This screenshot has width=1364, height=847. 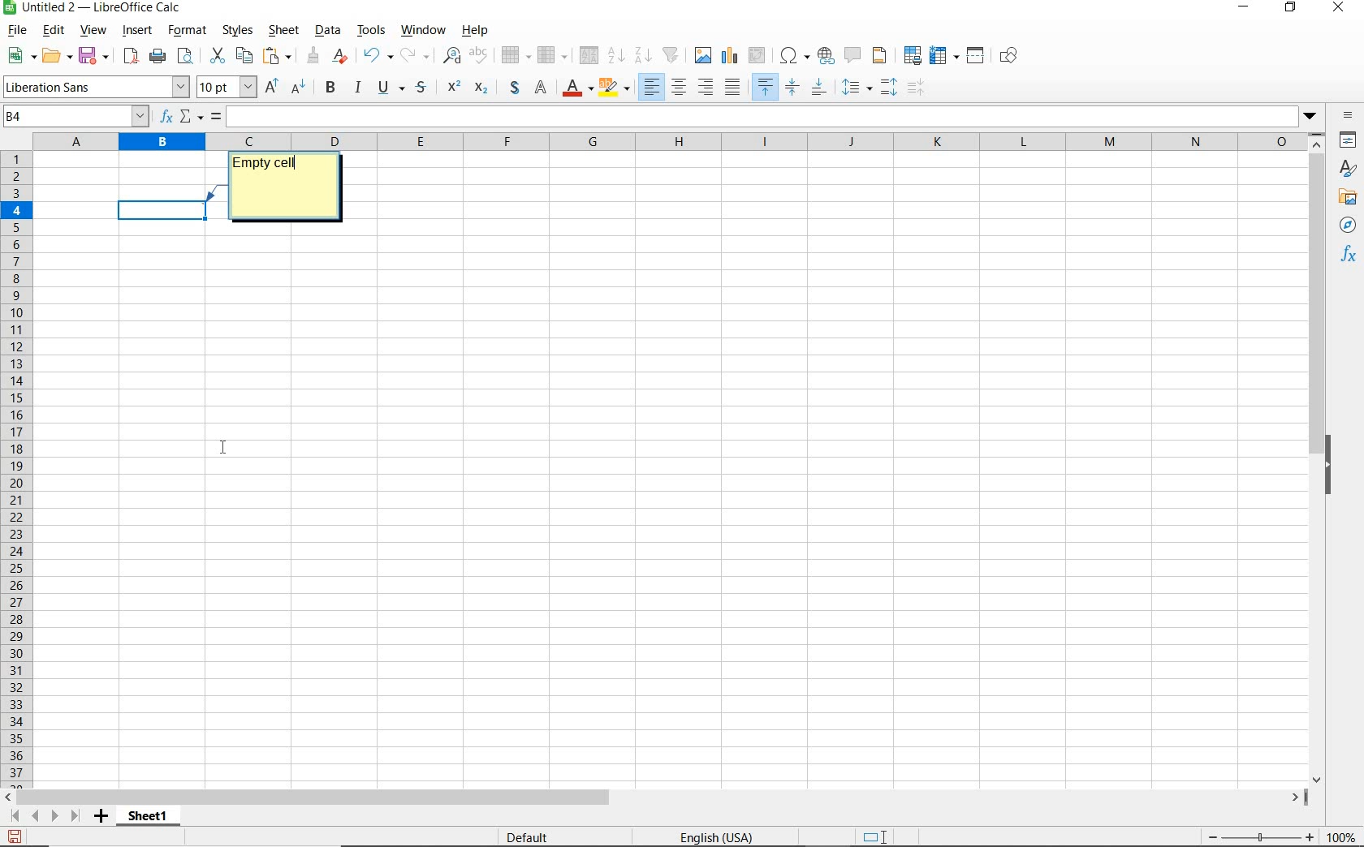 What do you see at coordinates (17, 32) in the screenshot?
I see `file` at bounding box center [17, 32].